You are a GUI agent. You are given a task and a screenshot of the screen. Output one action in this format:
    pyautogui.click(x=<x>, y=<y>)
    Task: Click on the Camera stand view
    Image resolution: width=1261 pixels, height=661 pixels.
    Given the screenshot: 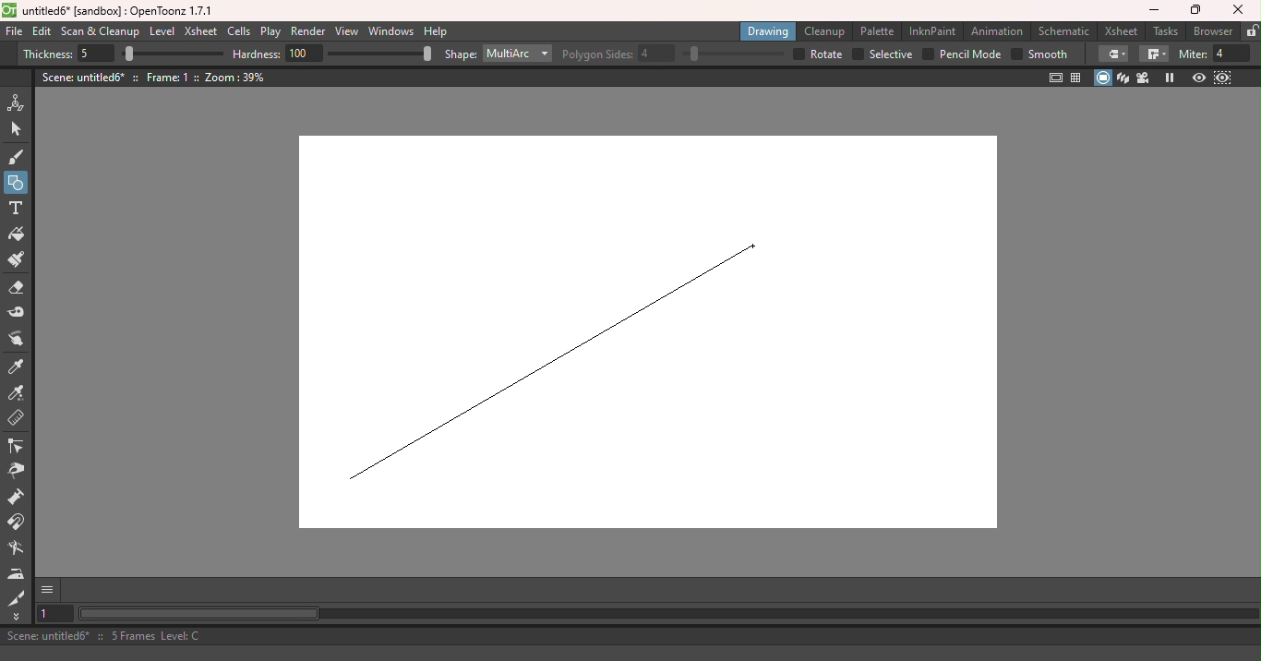 What is the action you would take?
    pyautogui.click(x=1103, y=78)
    